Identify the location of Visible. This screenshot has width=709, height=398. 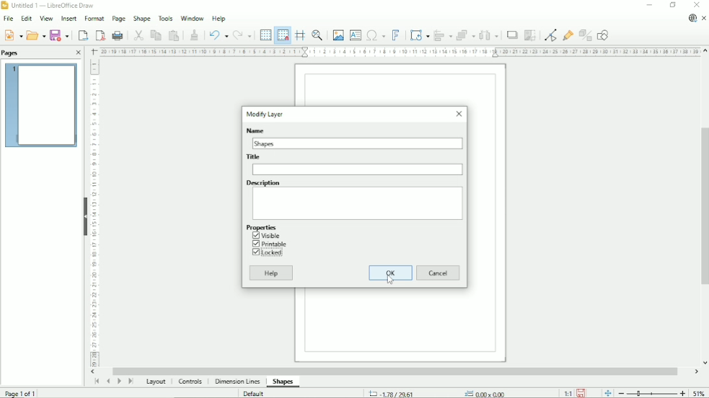
(267, 235).